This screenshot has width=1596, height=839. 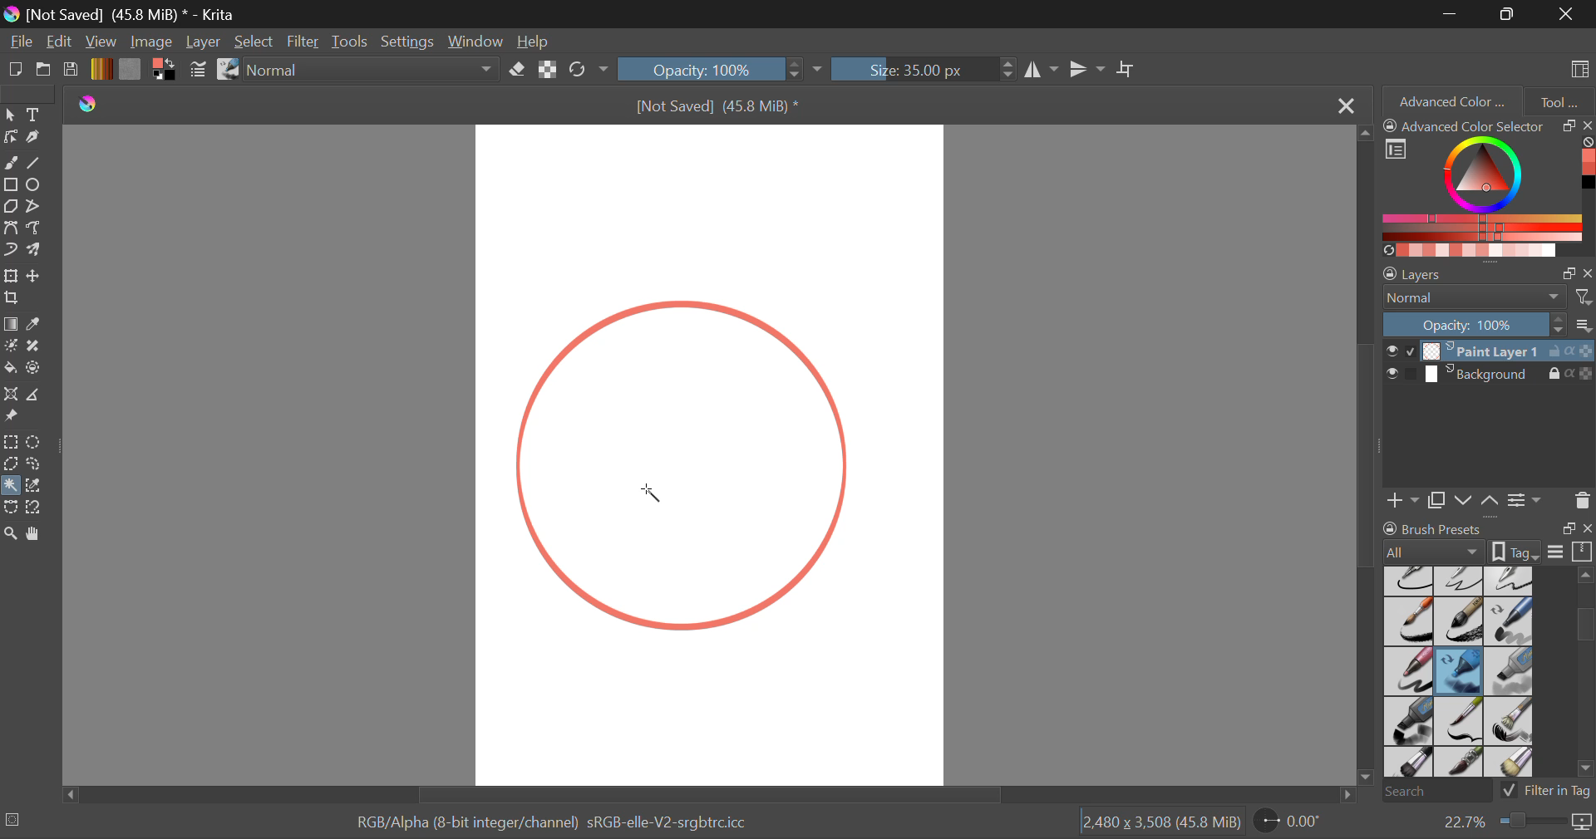 I want to click on Ink-2 Fineliner, so click(x=1410, y=580).